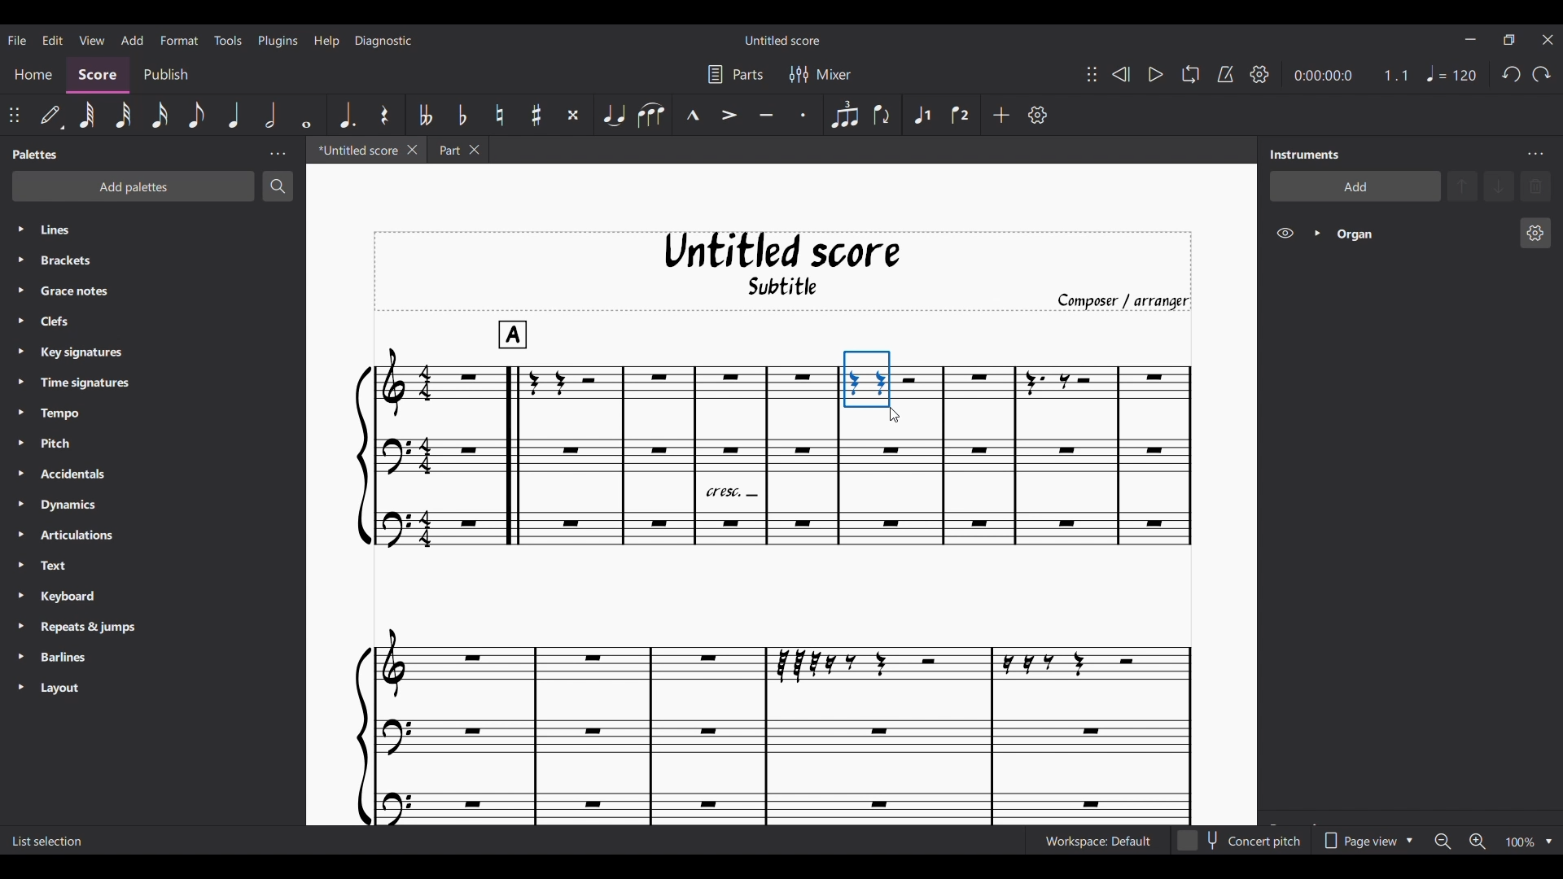  I want to click on Organ instrument, so click(1420, 234).